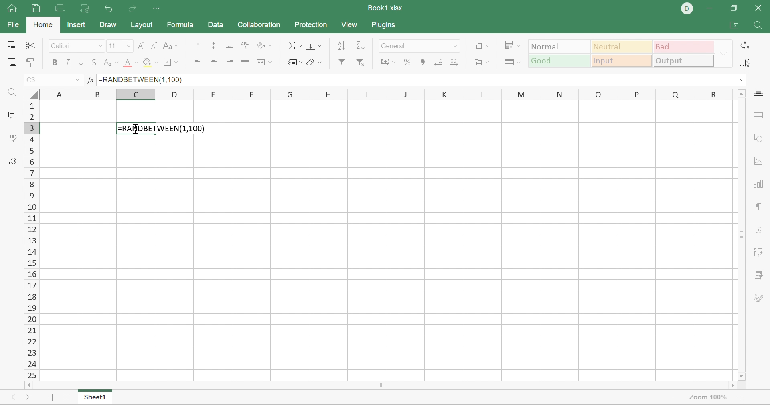 The image size is (770, 405). Describe the element at coordinates (760, 276) in the screenshot. I see `slicer settings` at that location.